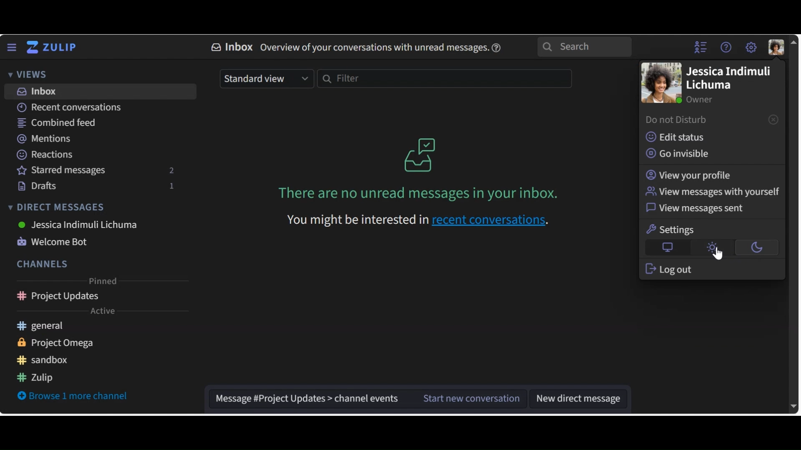 This screenshot has width=801, height=450. I want to click on Help menu, so click(727, 48).